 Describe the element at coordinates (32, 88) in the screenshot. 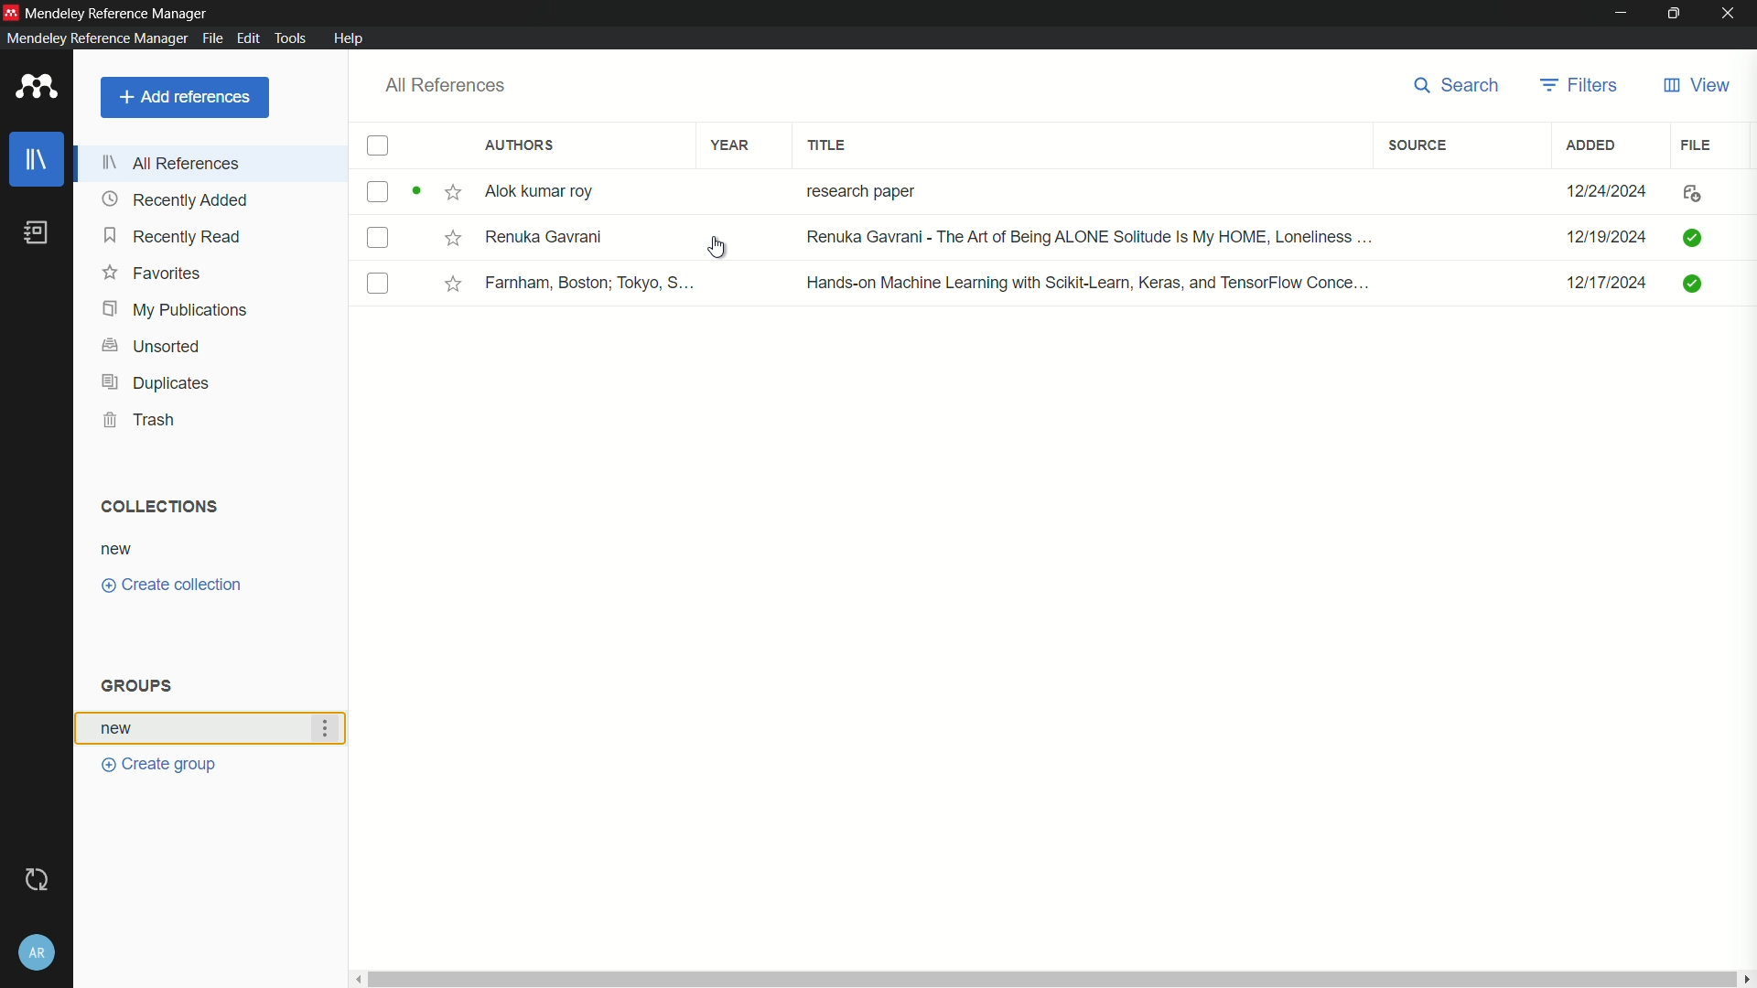

I see `app icon` at that location.